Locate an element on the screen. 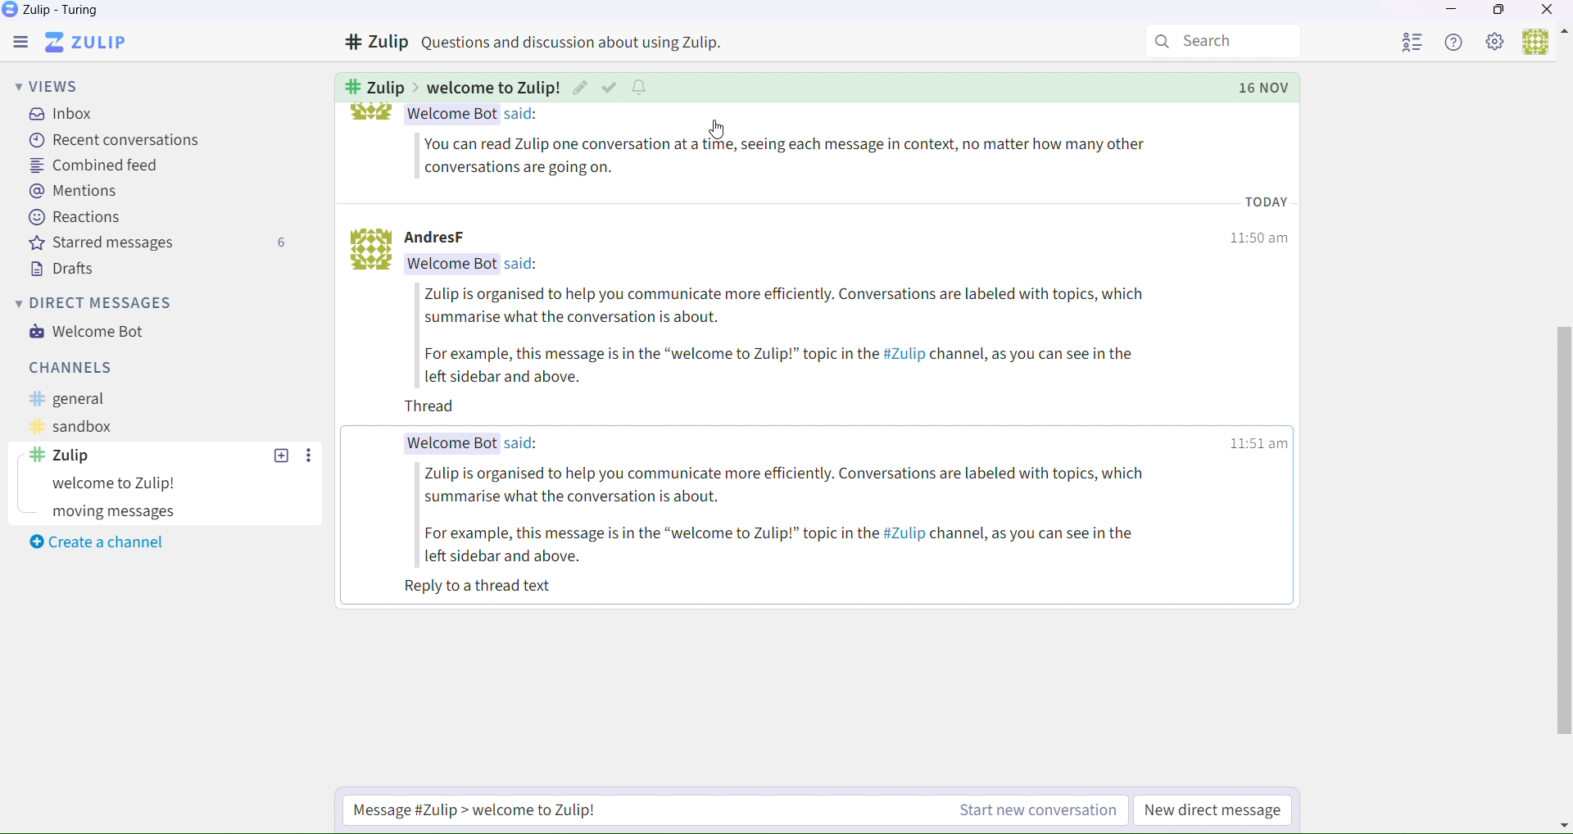 This screenshot has width=1573, height=834. Starred messages is located at coordinates (158, 246).